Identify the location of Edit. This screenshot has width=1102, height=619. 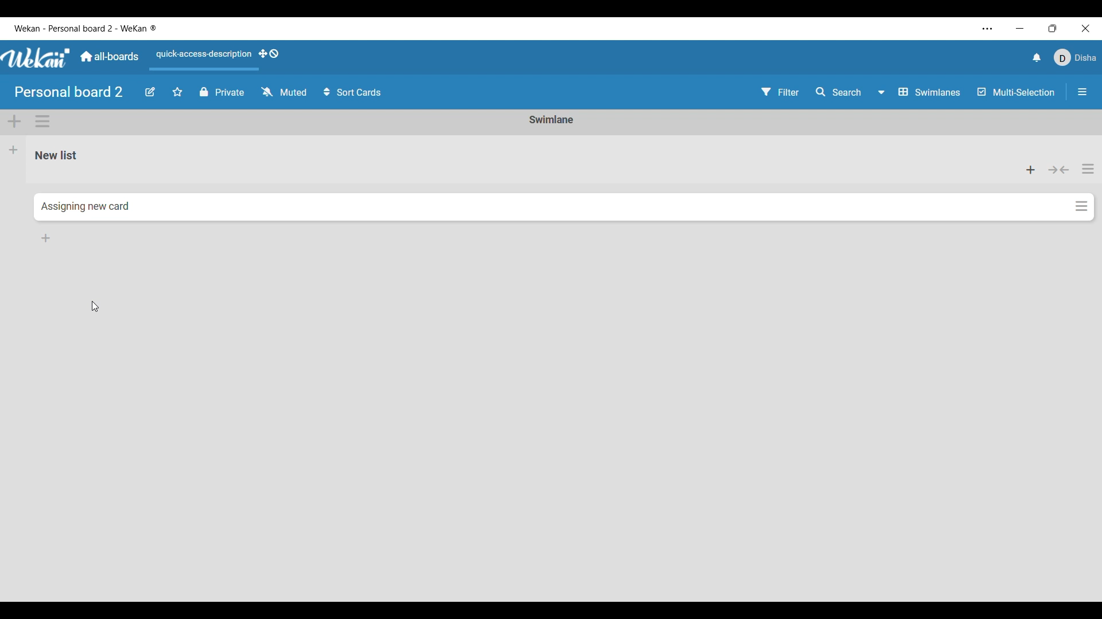
(151, 92).